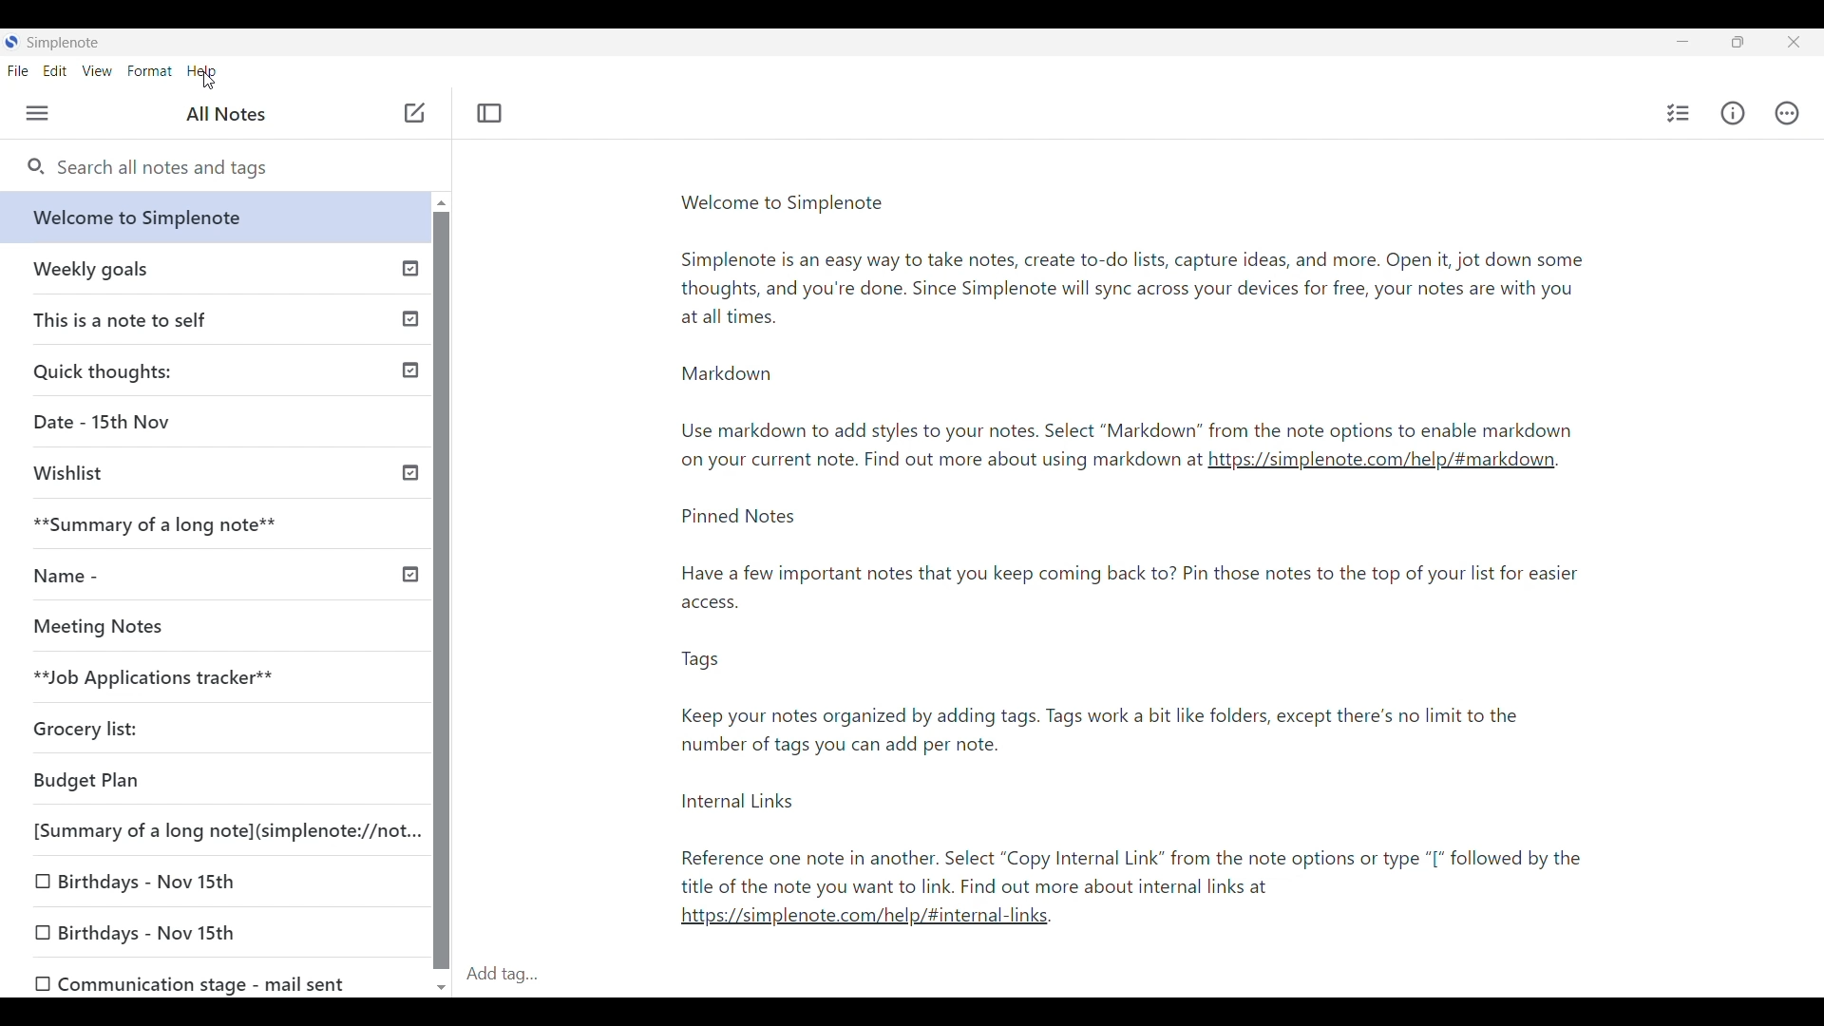  I want to click on Minimize, so click(1682, 42).